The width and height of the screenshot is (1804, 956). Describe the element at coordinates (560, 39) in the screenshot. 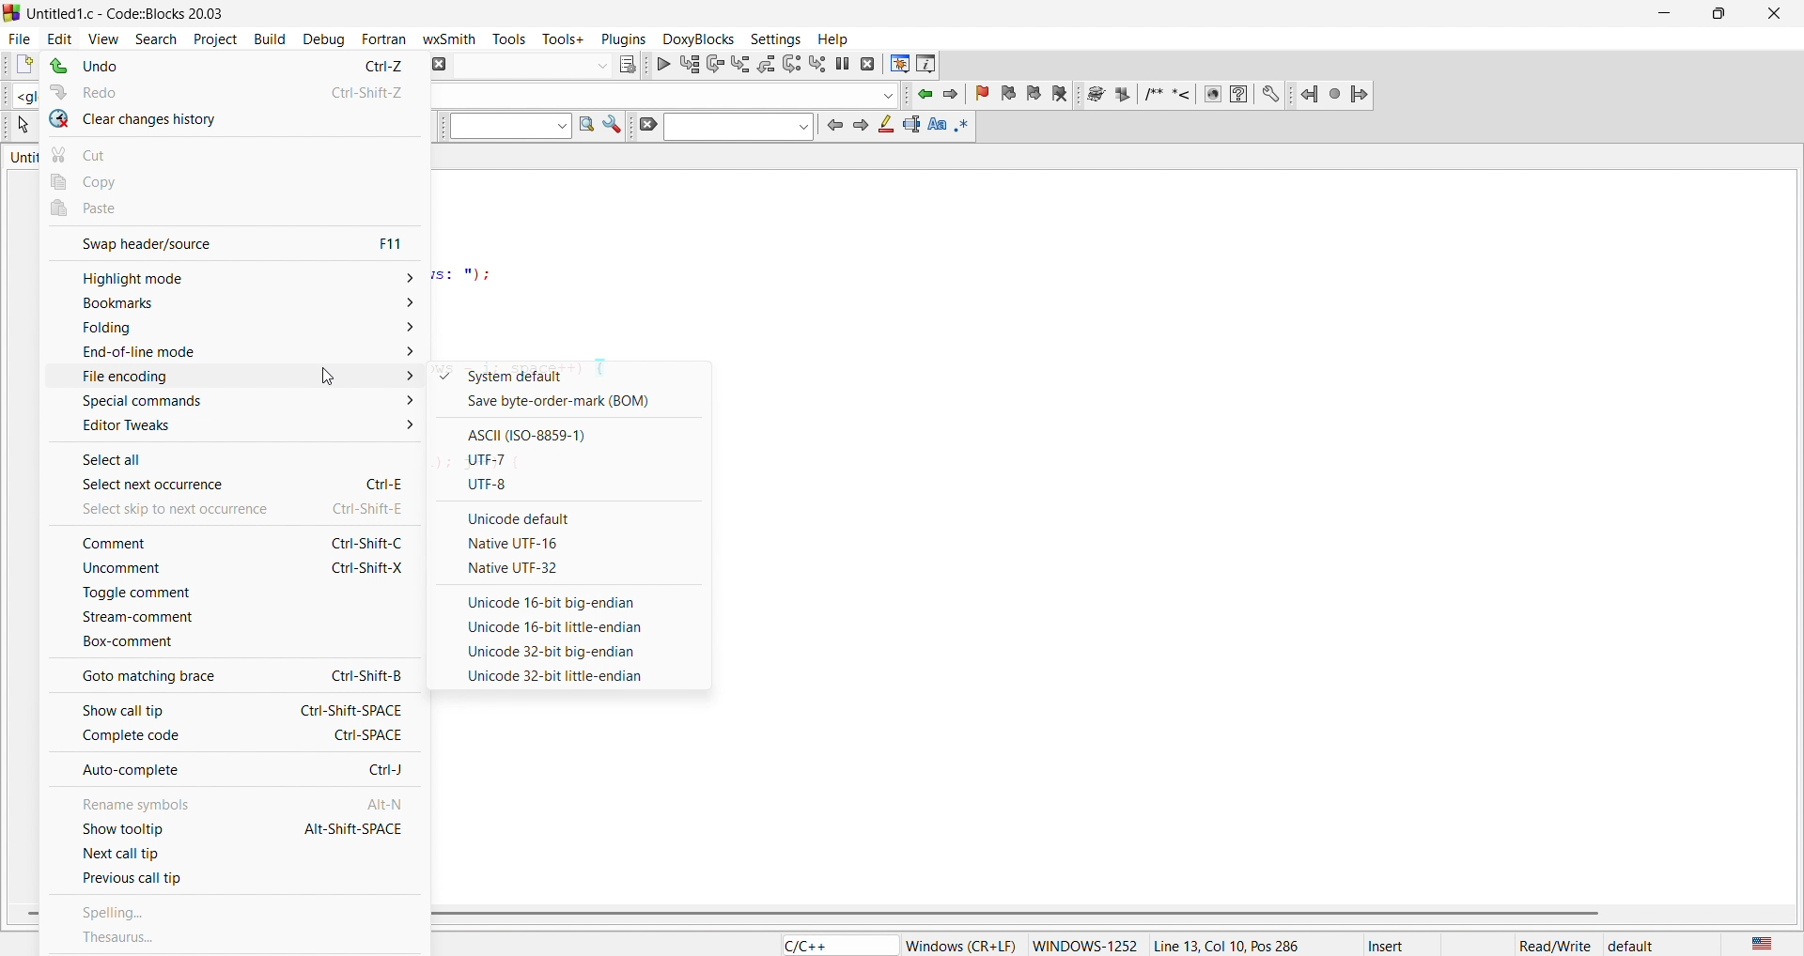

I see `tools+` at that location.